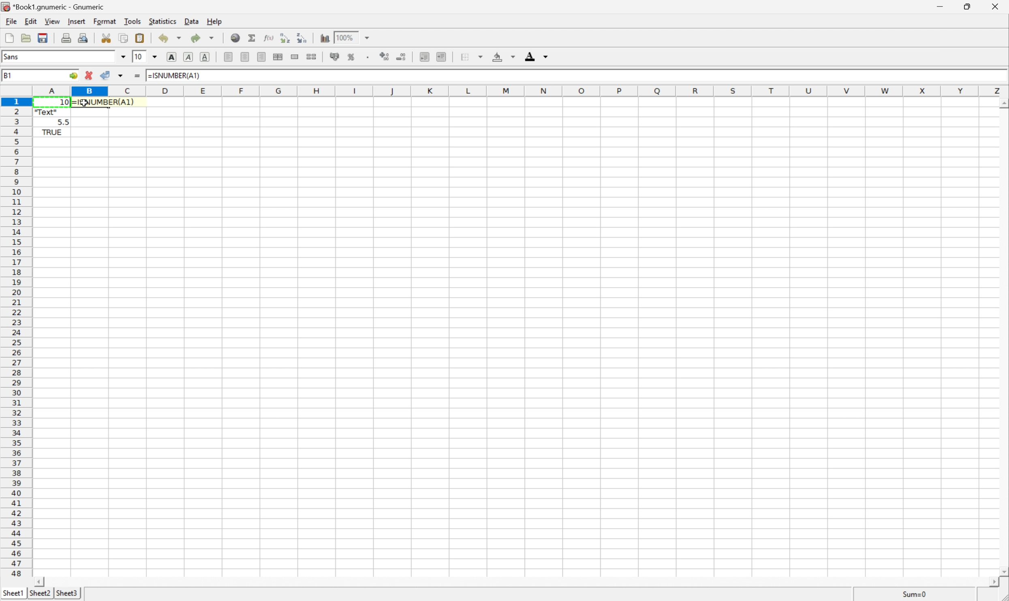 The image size is (1009, 601). Describe the element at coordinates (174, 75) in the screenshot. I see `=ISNUMBER(A1)` at that location.